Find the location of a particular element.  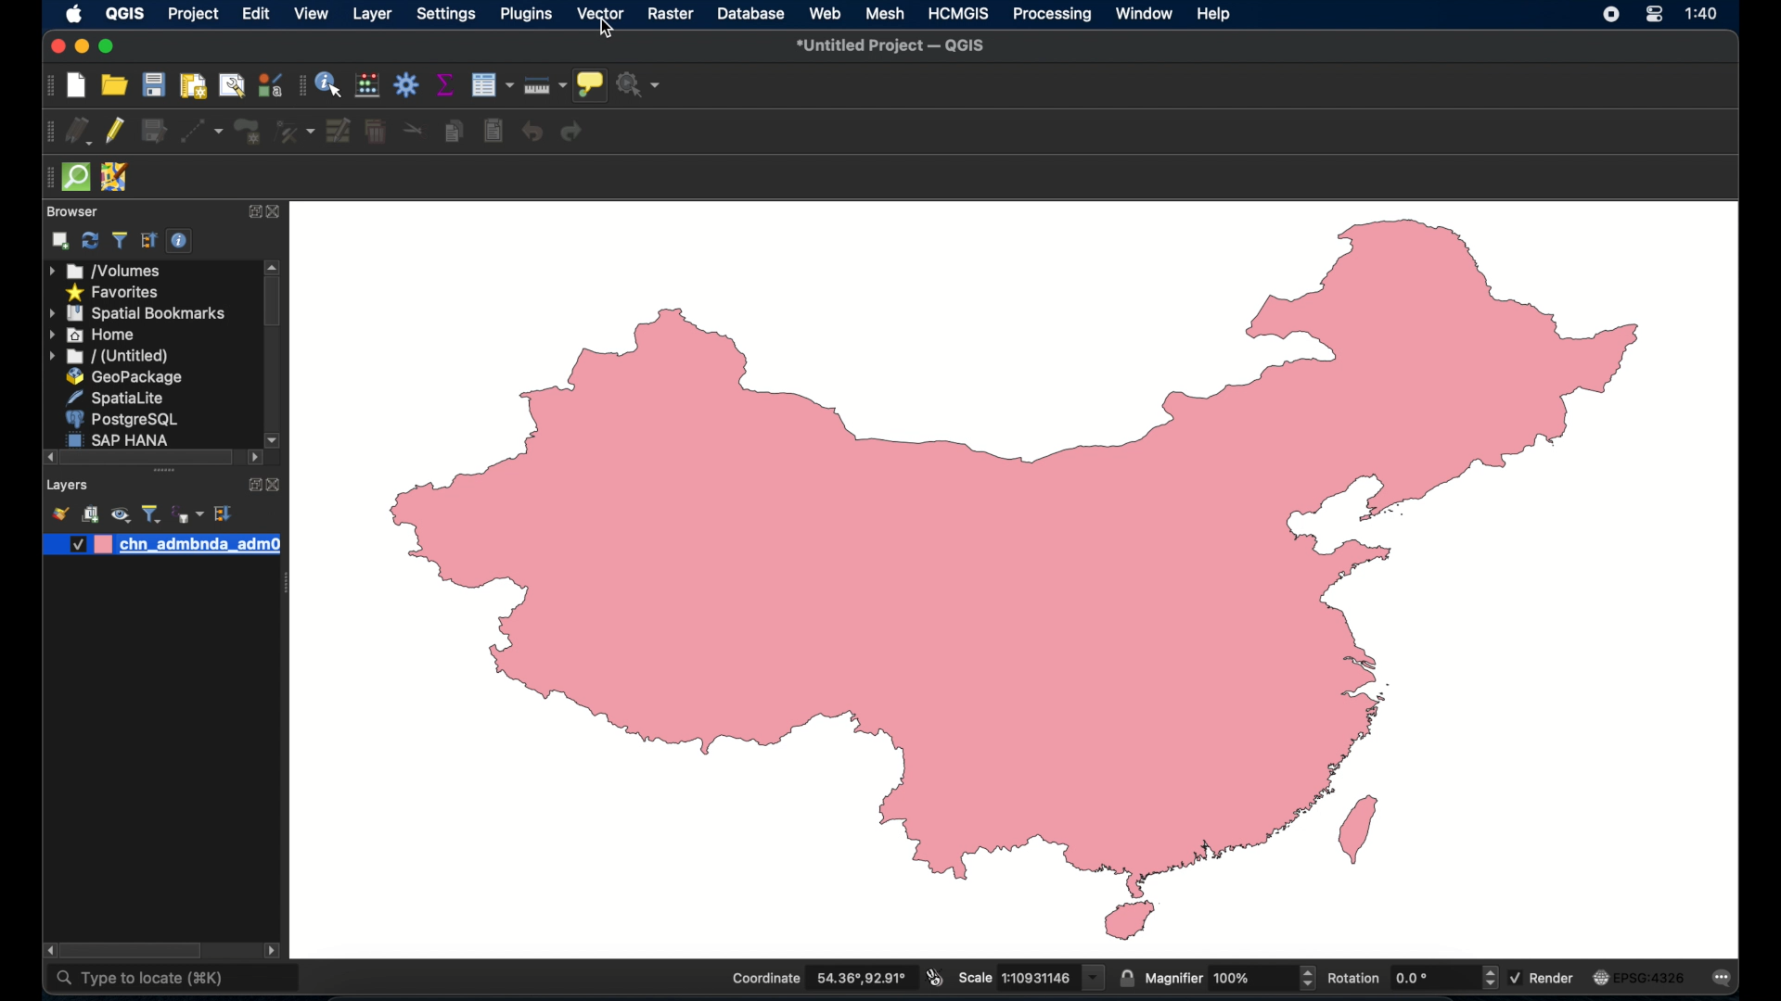

lock scale is located at coordinates (1125, 977).